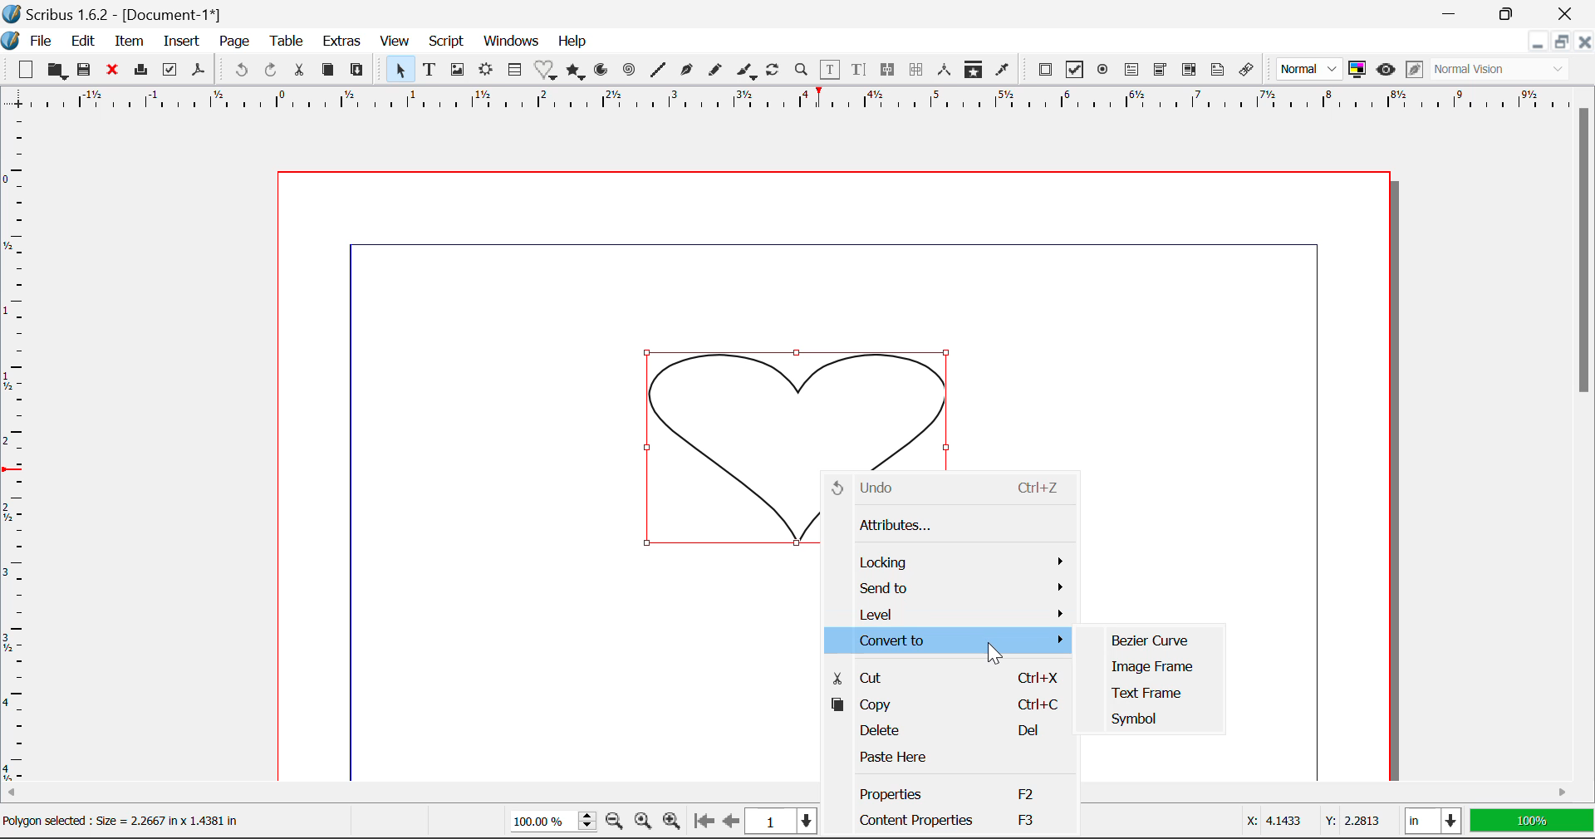 Image resolution: width=1595 pixels, height=839 pixels. I want to click on 100%, so click(548, 823).